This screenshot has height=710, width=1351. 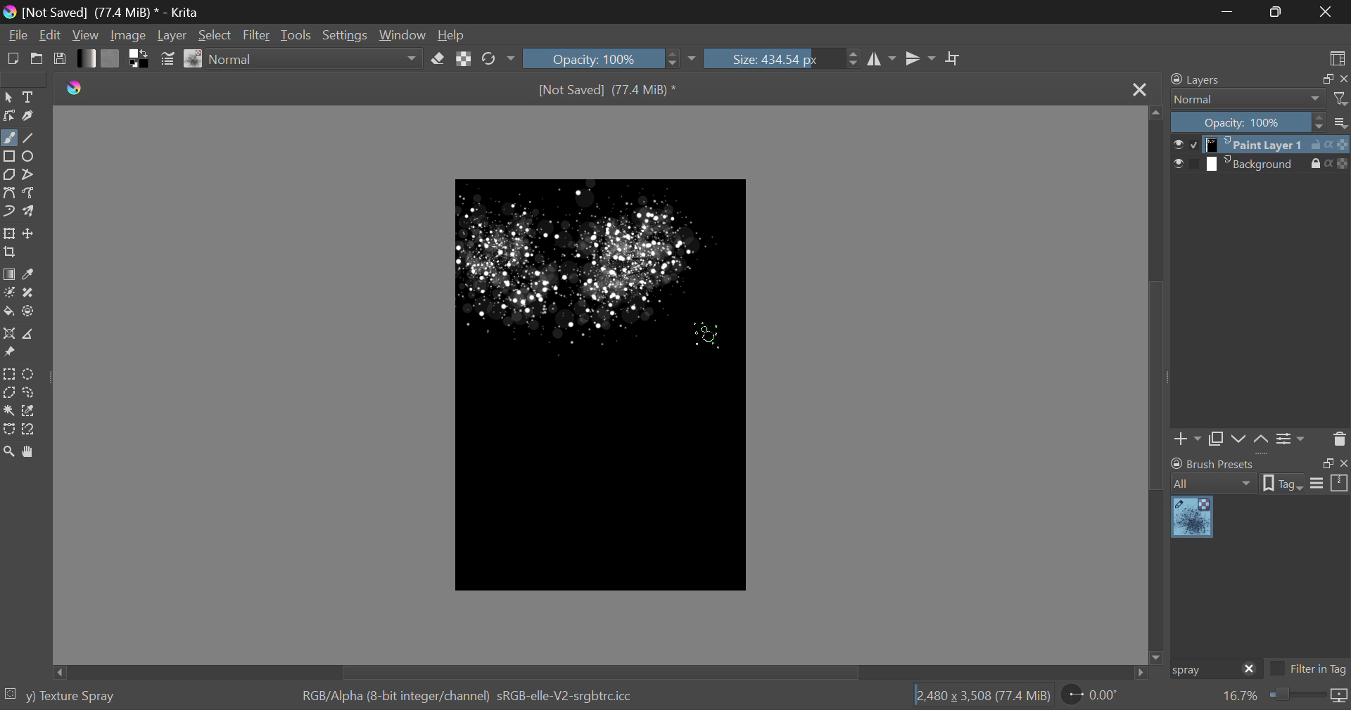 I want to click on Colorize Mask Tool, so click(x=9, y=294).